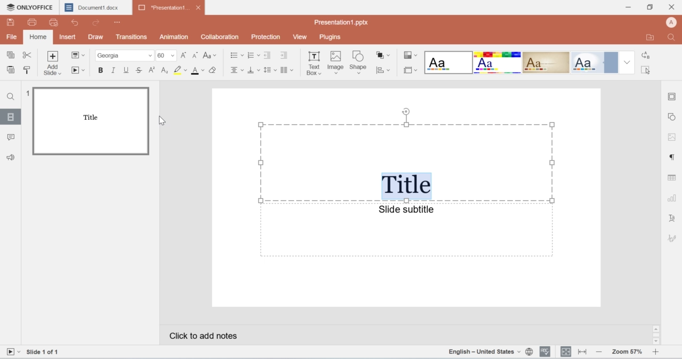 The height and width of the screenshot is (359, 682). I want to click on Slide subtitle, so click(404, 210).